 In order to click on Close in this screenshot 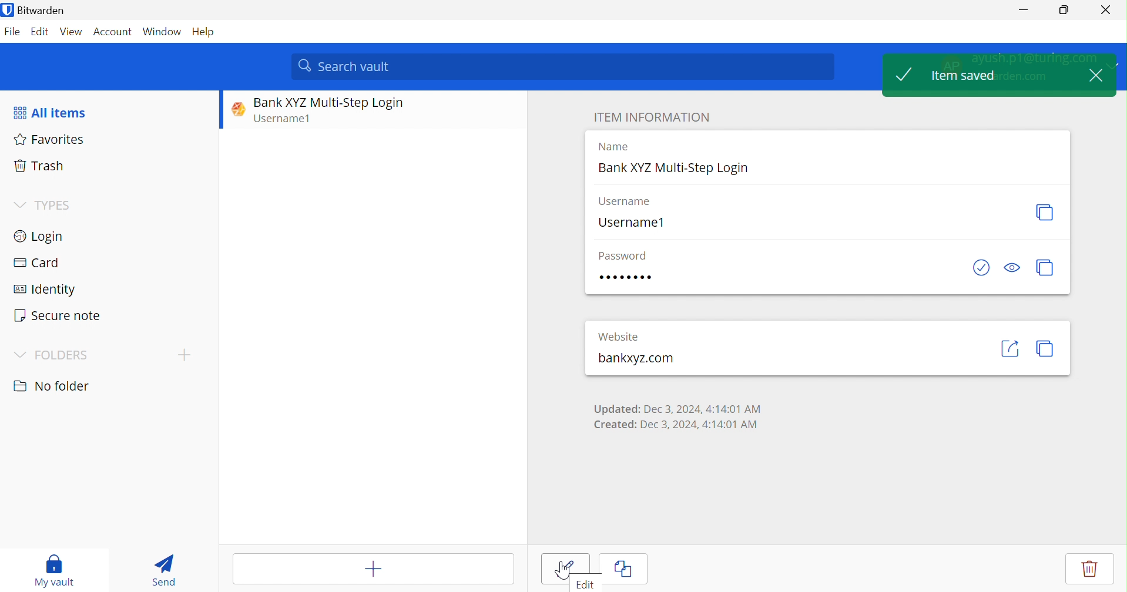, I will do `click(1108, 10)`.